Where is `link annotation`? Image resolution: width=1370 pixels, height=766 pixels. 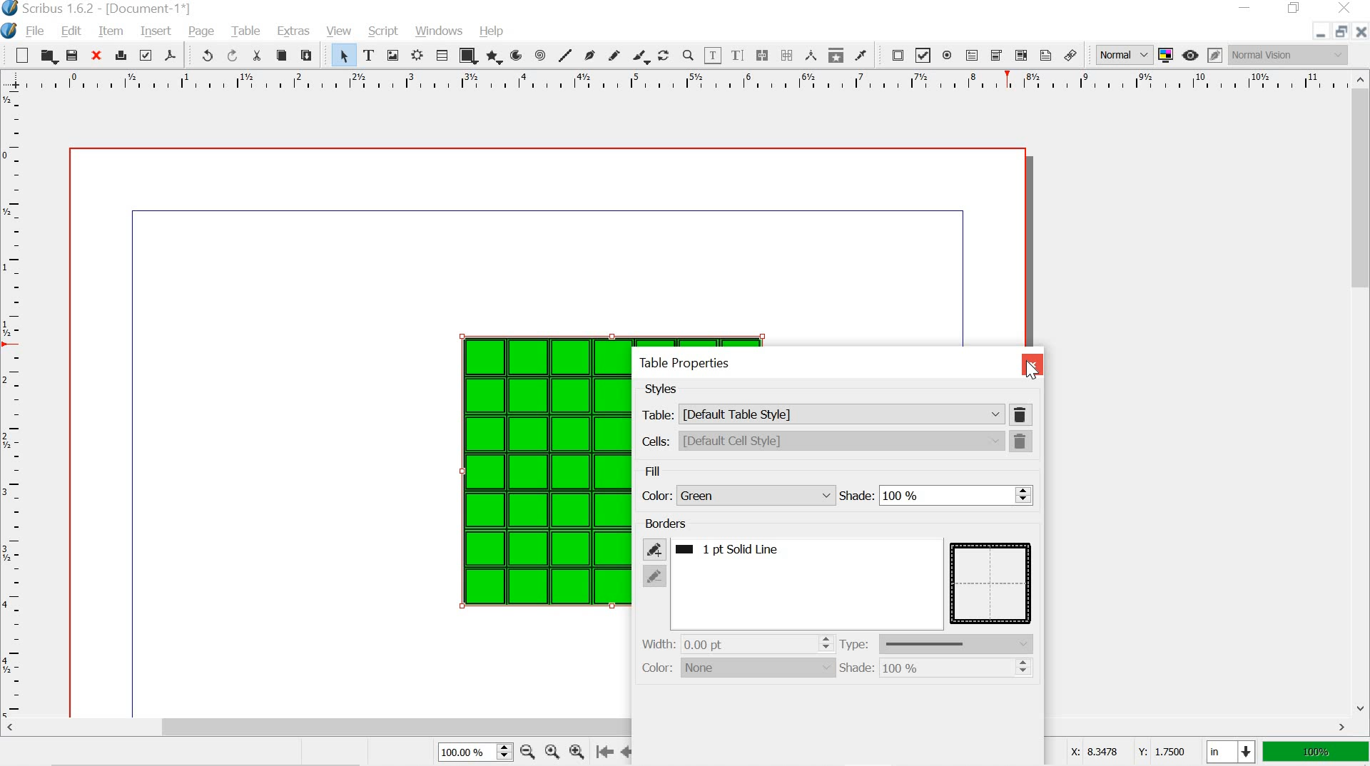
link annotation is located at coordinates (1070, 54).